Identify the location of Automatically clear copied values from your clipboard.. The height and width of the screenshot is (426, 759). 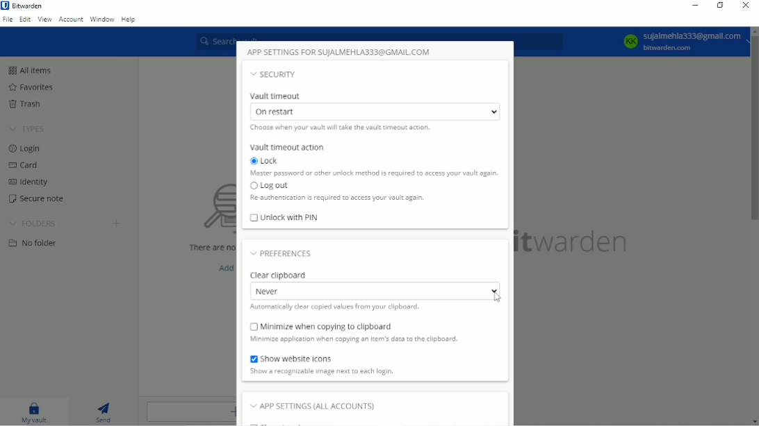
(334, 307).